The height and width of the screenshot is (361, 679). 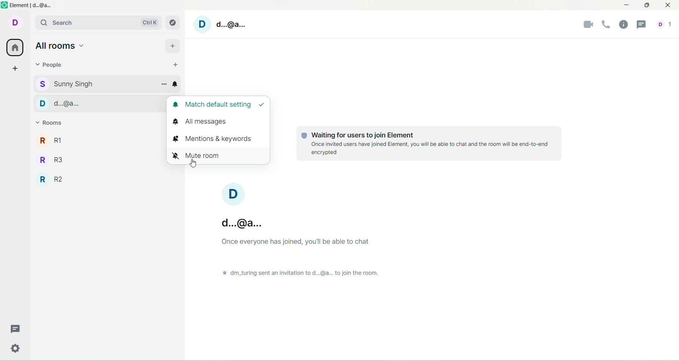 What do you see at coordinates (99, 102) in the screenshot?
I see `d...@...` at bounding box center [99, 102].